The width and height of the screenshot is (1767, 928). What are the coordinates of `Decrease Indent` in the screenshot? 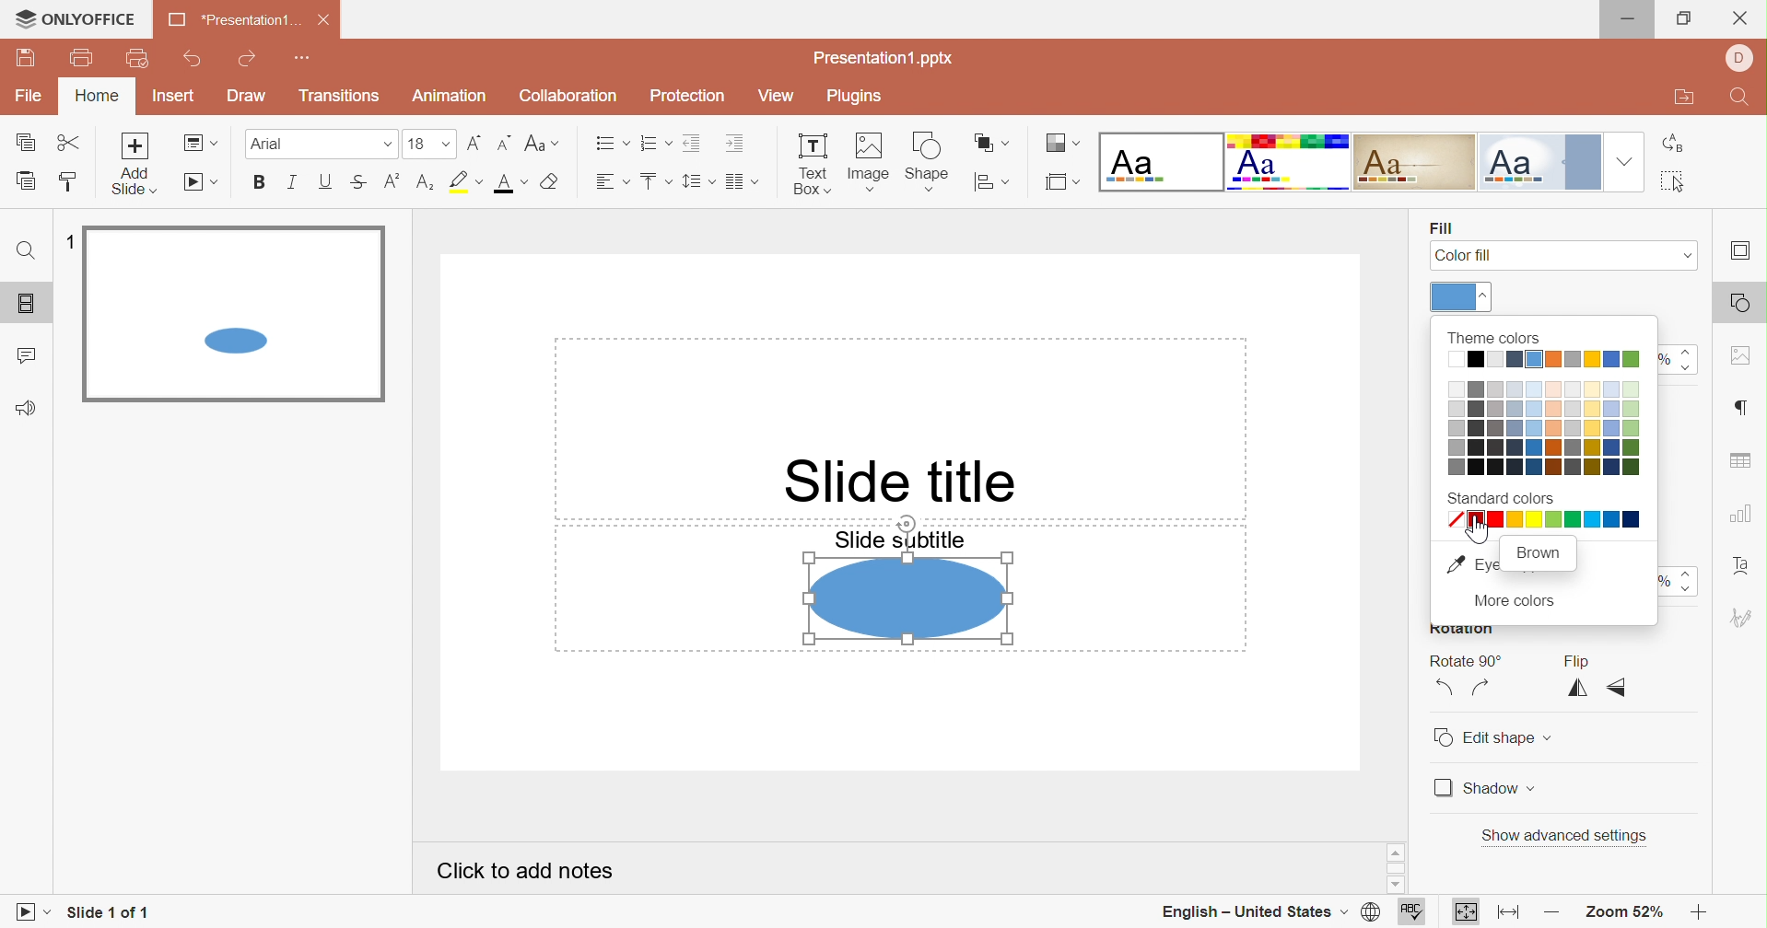 It's located at (692, 145).